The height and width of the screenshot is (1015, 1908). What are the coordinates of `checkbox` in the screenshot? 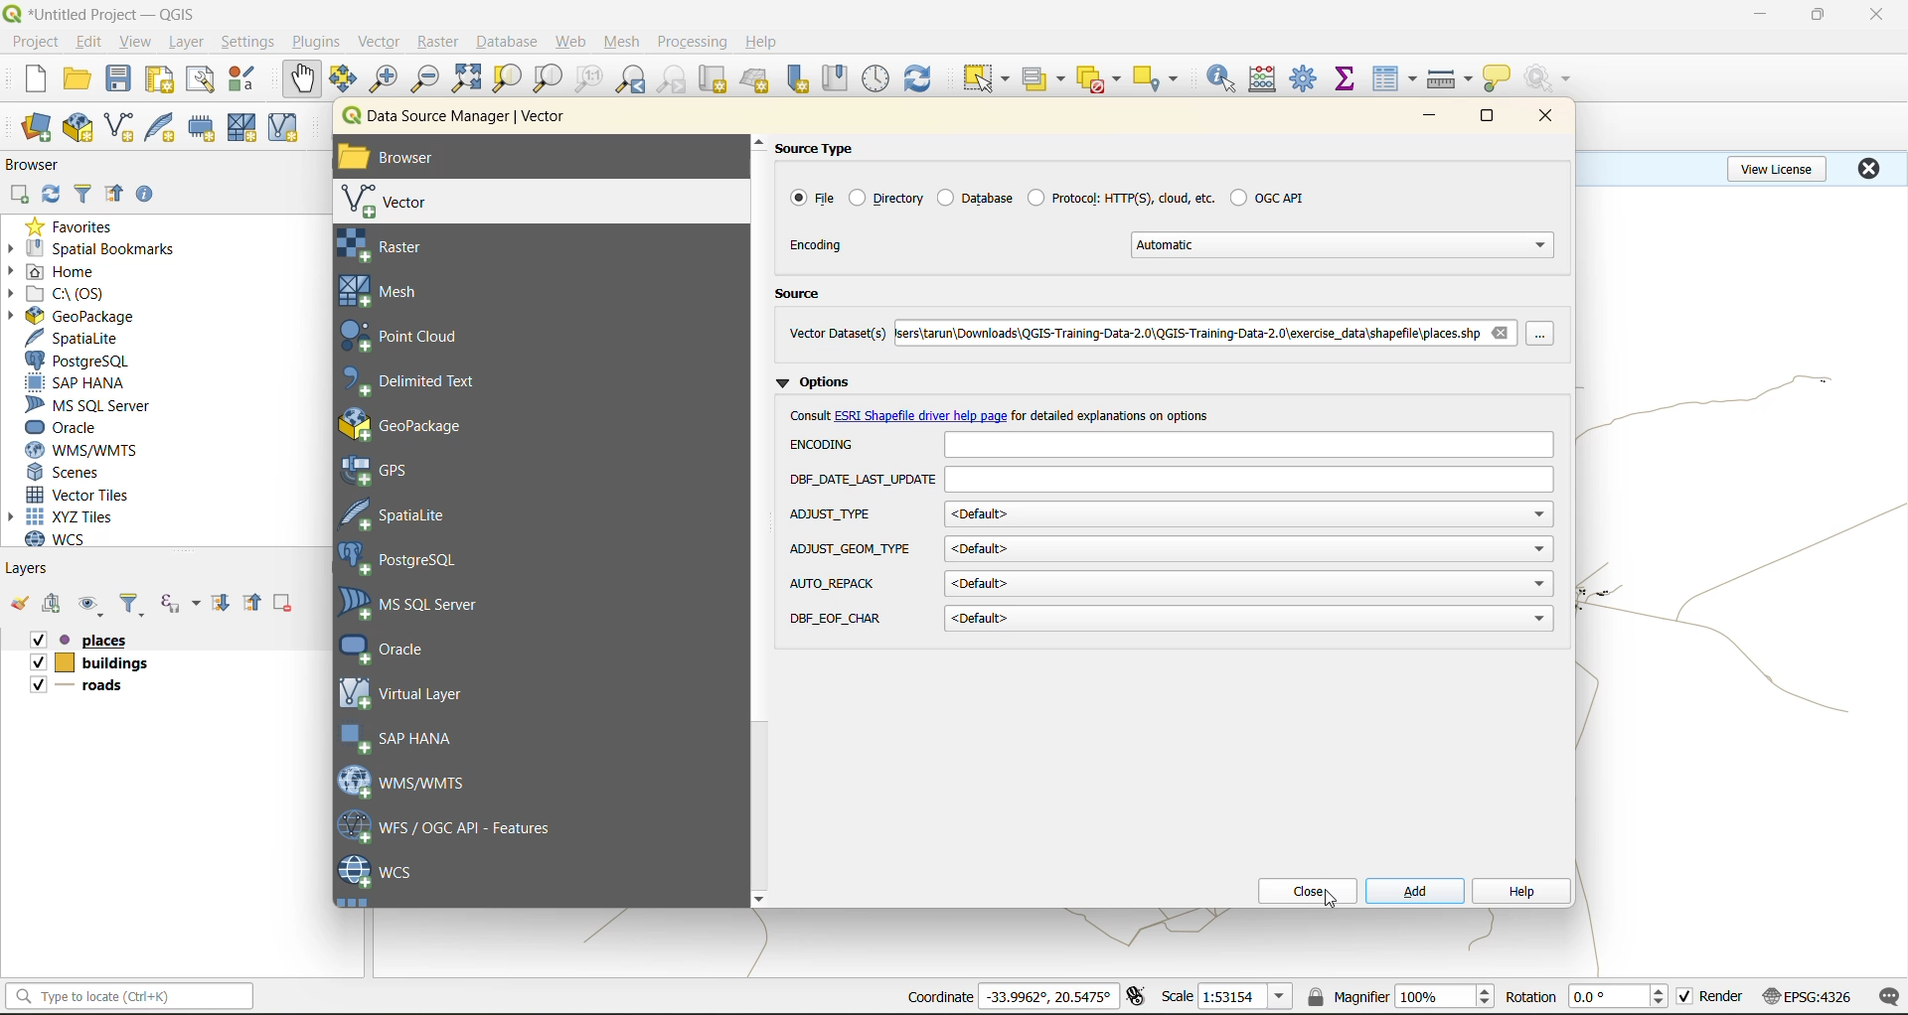 It's located at (38, 684).